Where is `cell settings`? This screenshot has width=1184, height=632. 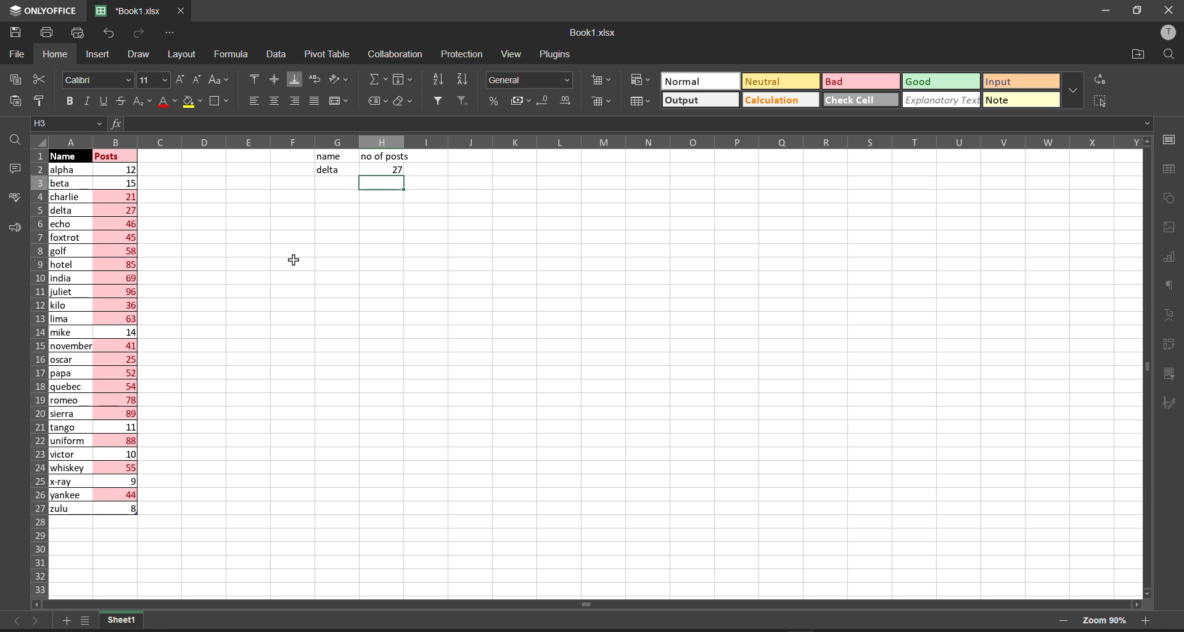 cell settings is located at coordinates (1170, 138).